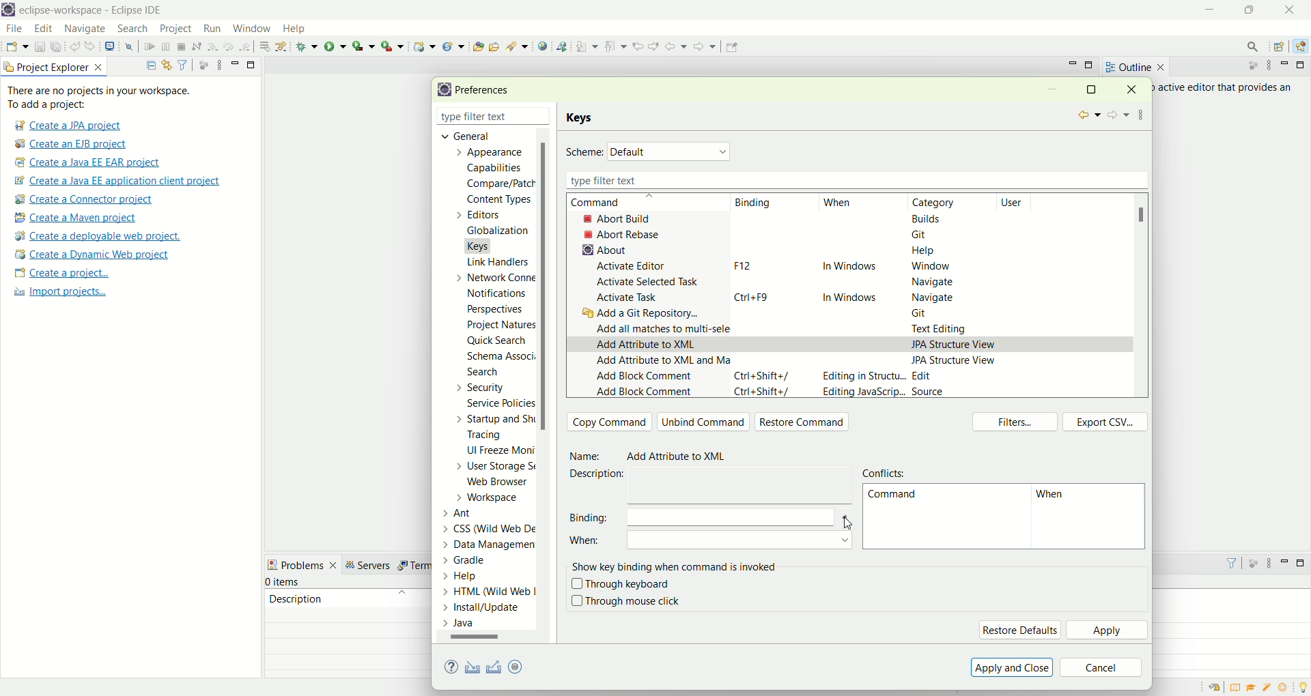  I want to click on  Data Management, so click(480, 543).